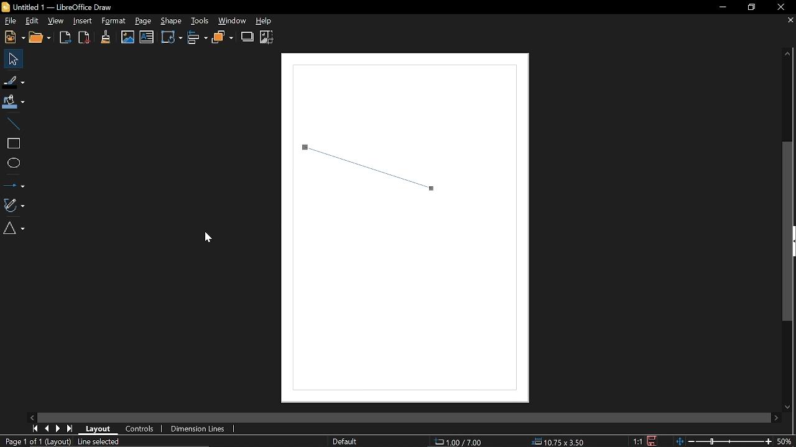  What do you see at coordinates (170, 38) in the screenshot?
I see `transformation` at bounding box center [170, 38].